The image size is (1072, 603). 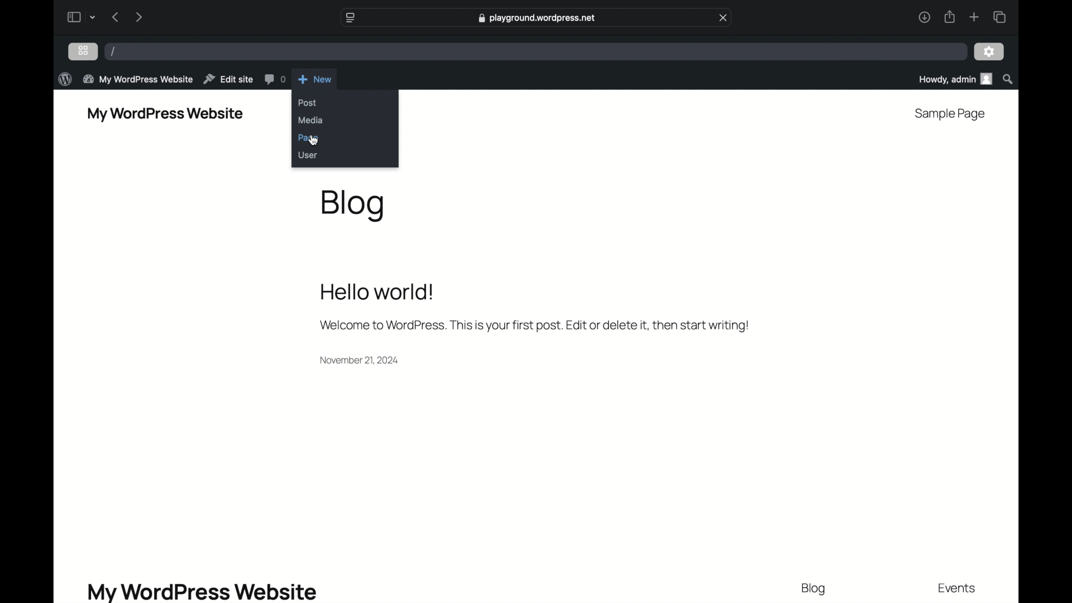 What do you see at coordinates (949, 114) in the screenshot?
I see `sample page` at bounding box center [949, 114].